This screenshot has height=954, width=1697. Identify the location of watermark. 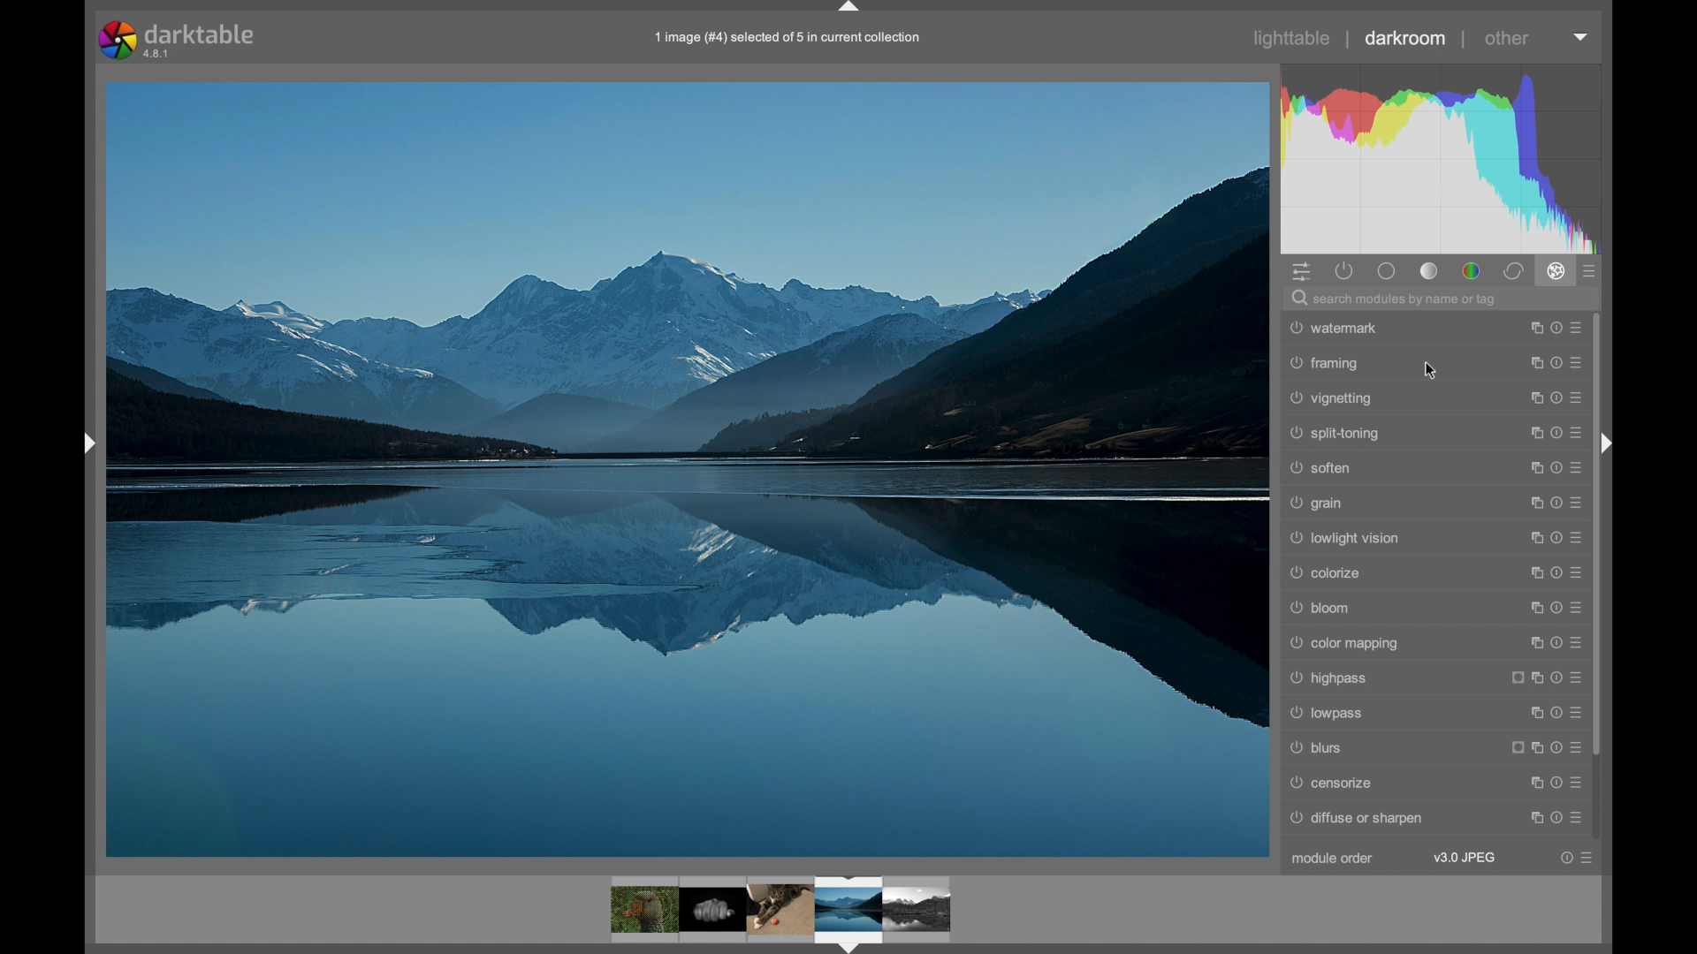
(1335, 328).